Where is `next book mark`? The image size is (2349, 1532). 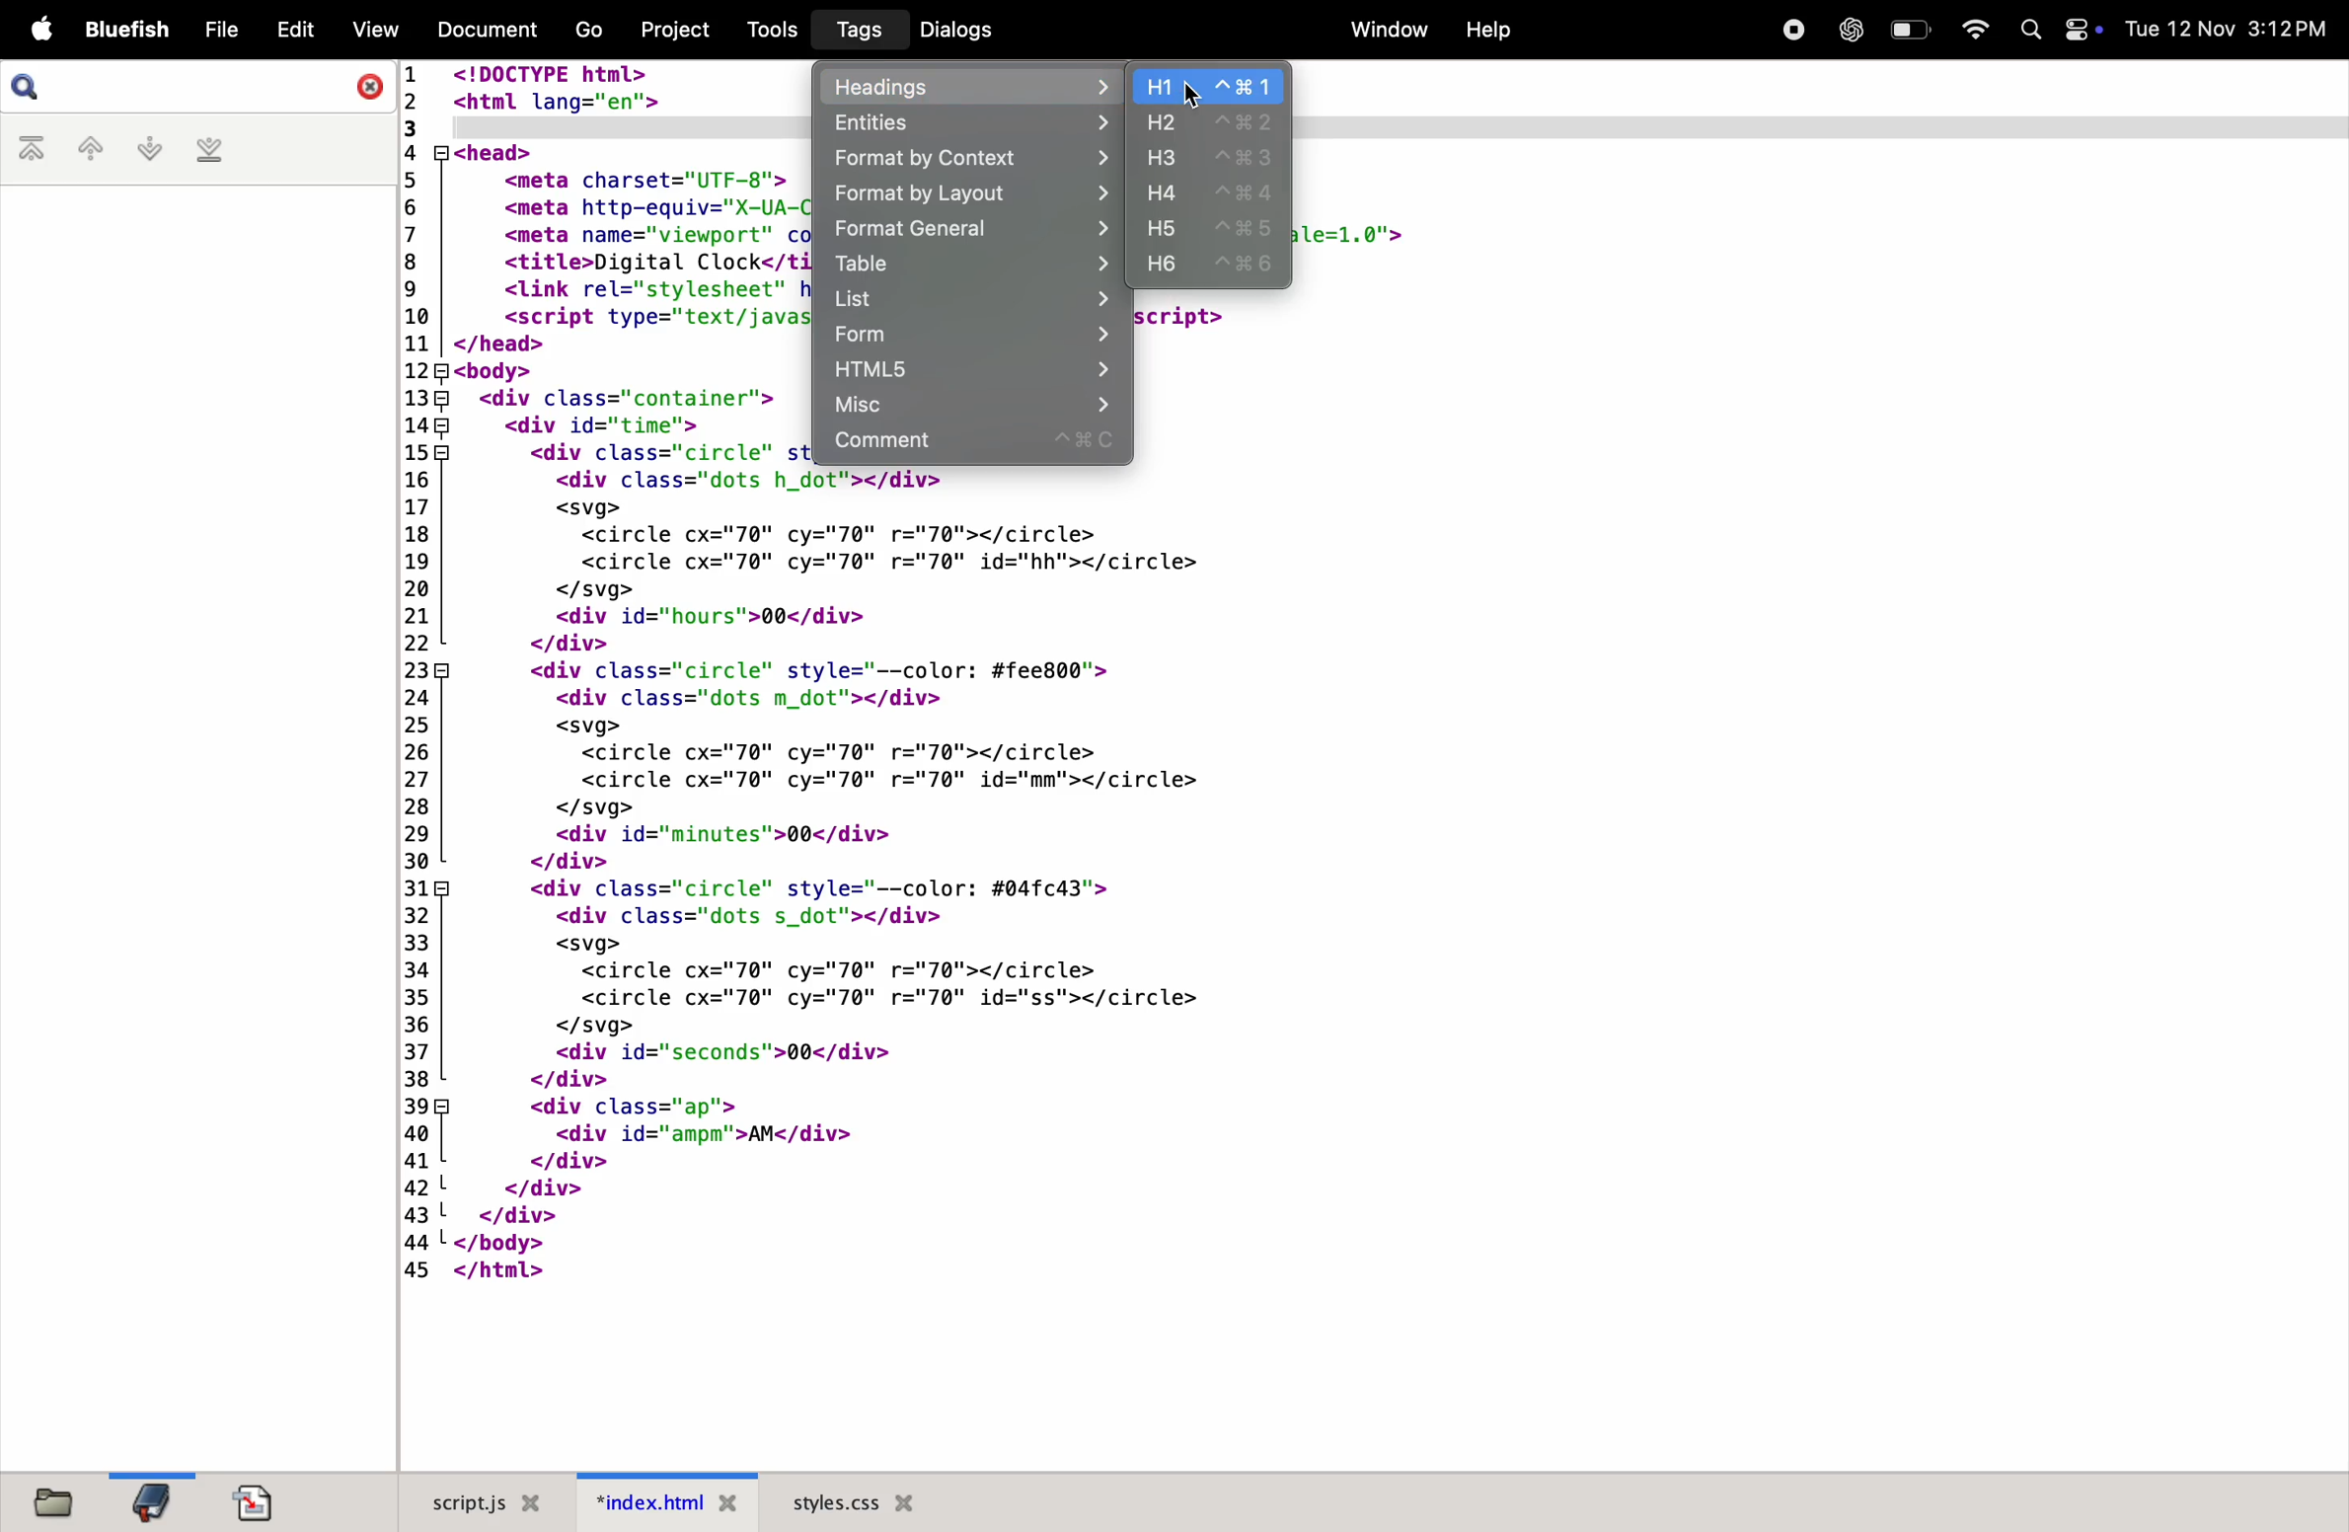 next book mark is located at coordinates (149, 149).